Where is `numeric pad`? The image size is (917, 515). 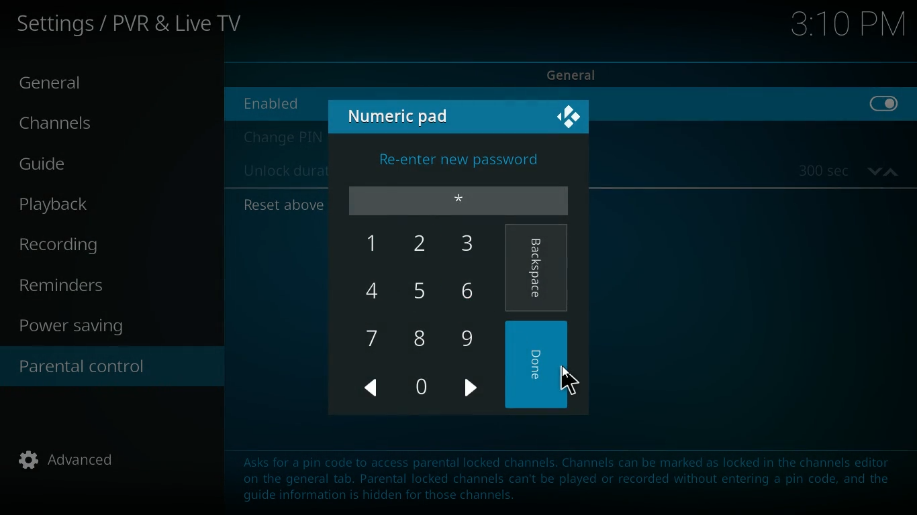 numeric pad is located at coordinates (404, 115).